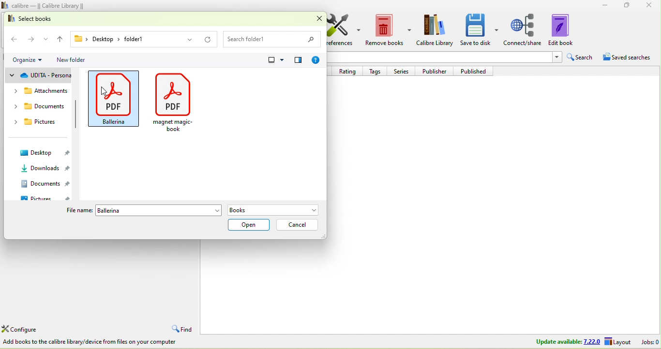 The image size is (661, 349). Describe the element at coordinates (581, 56) in the screenshot. I see `search` at that location.